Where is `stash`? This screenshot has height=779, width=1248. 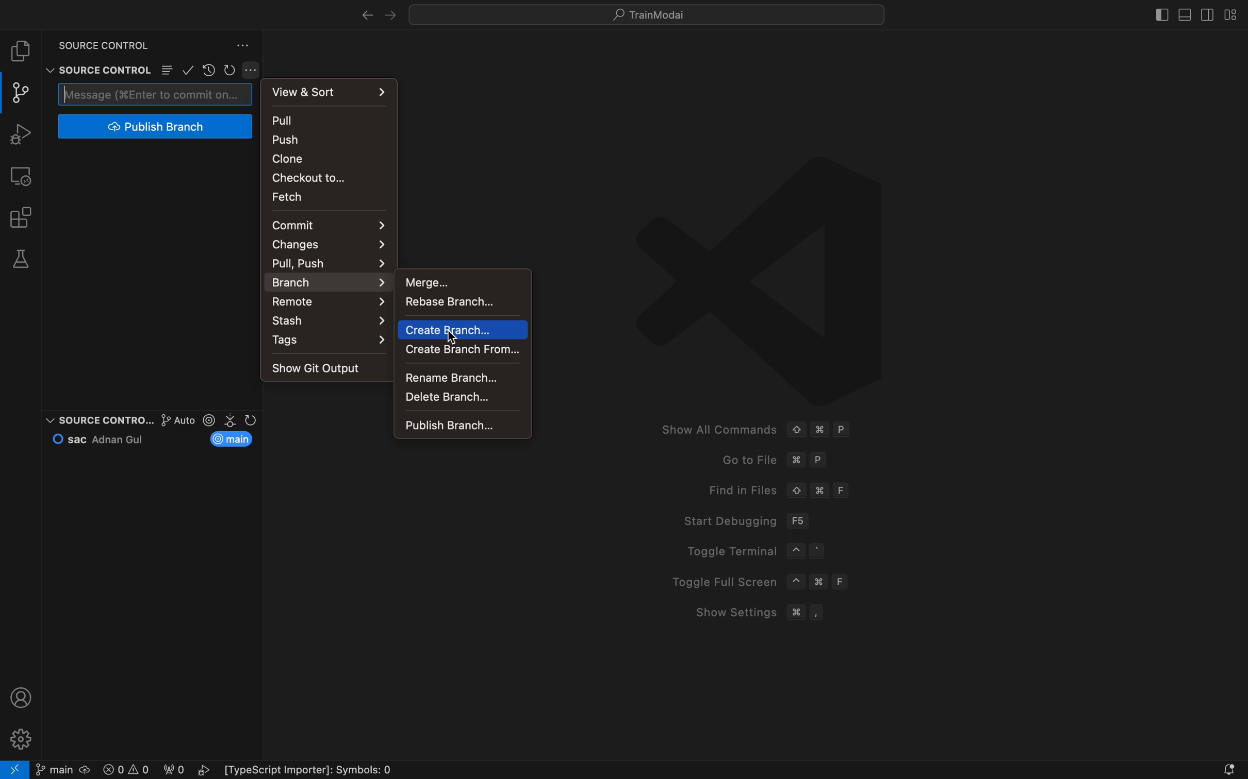 stash is located at coordinates (330, 321).